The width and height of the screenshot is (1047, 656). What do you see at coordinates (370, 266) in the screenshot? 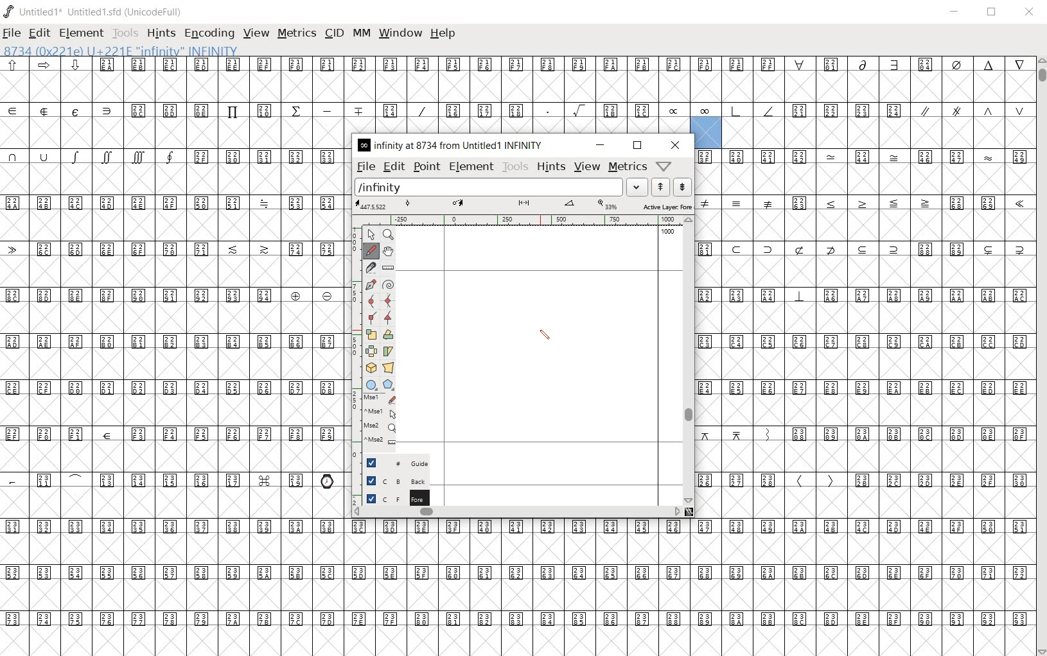
I see `cut splines in two` at bounding box center [370, 266].